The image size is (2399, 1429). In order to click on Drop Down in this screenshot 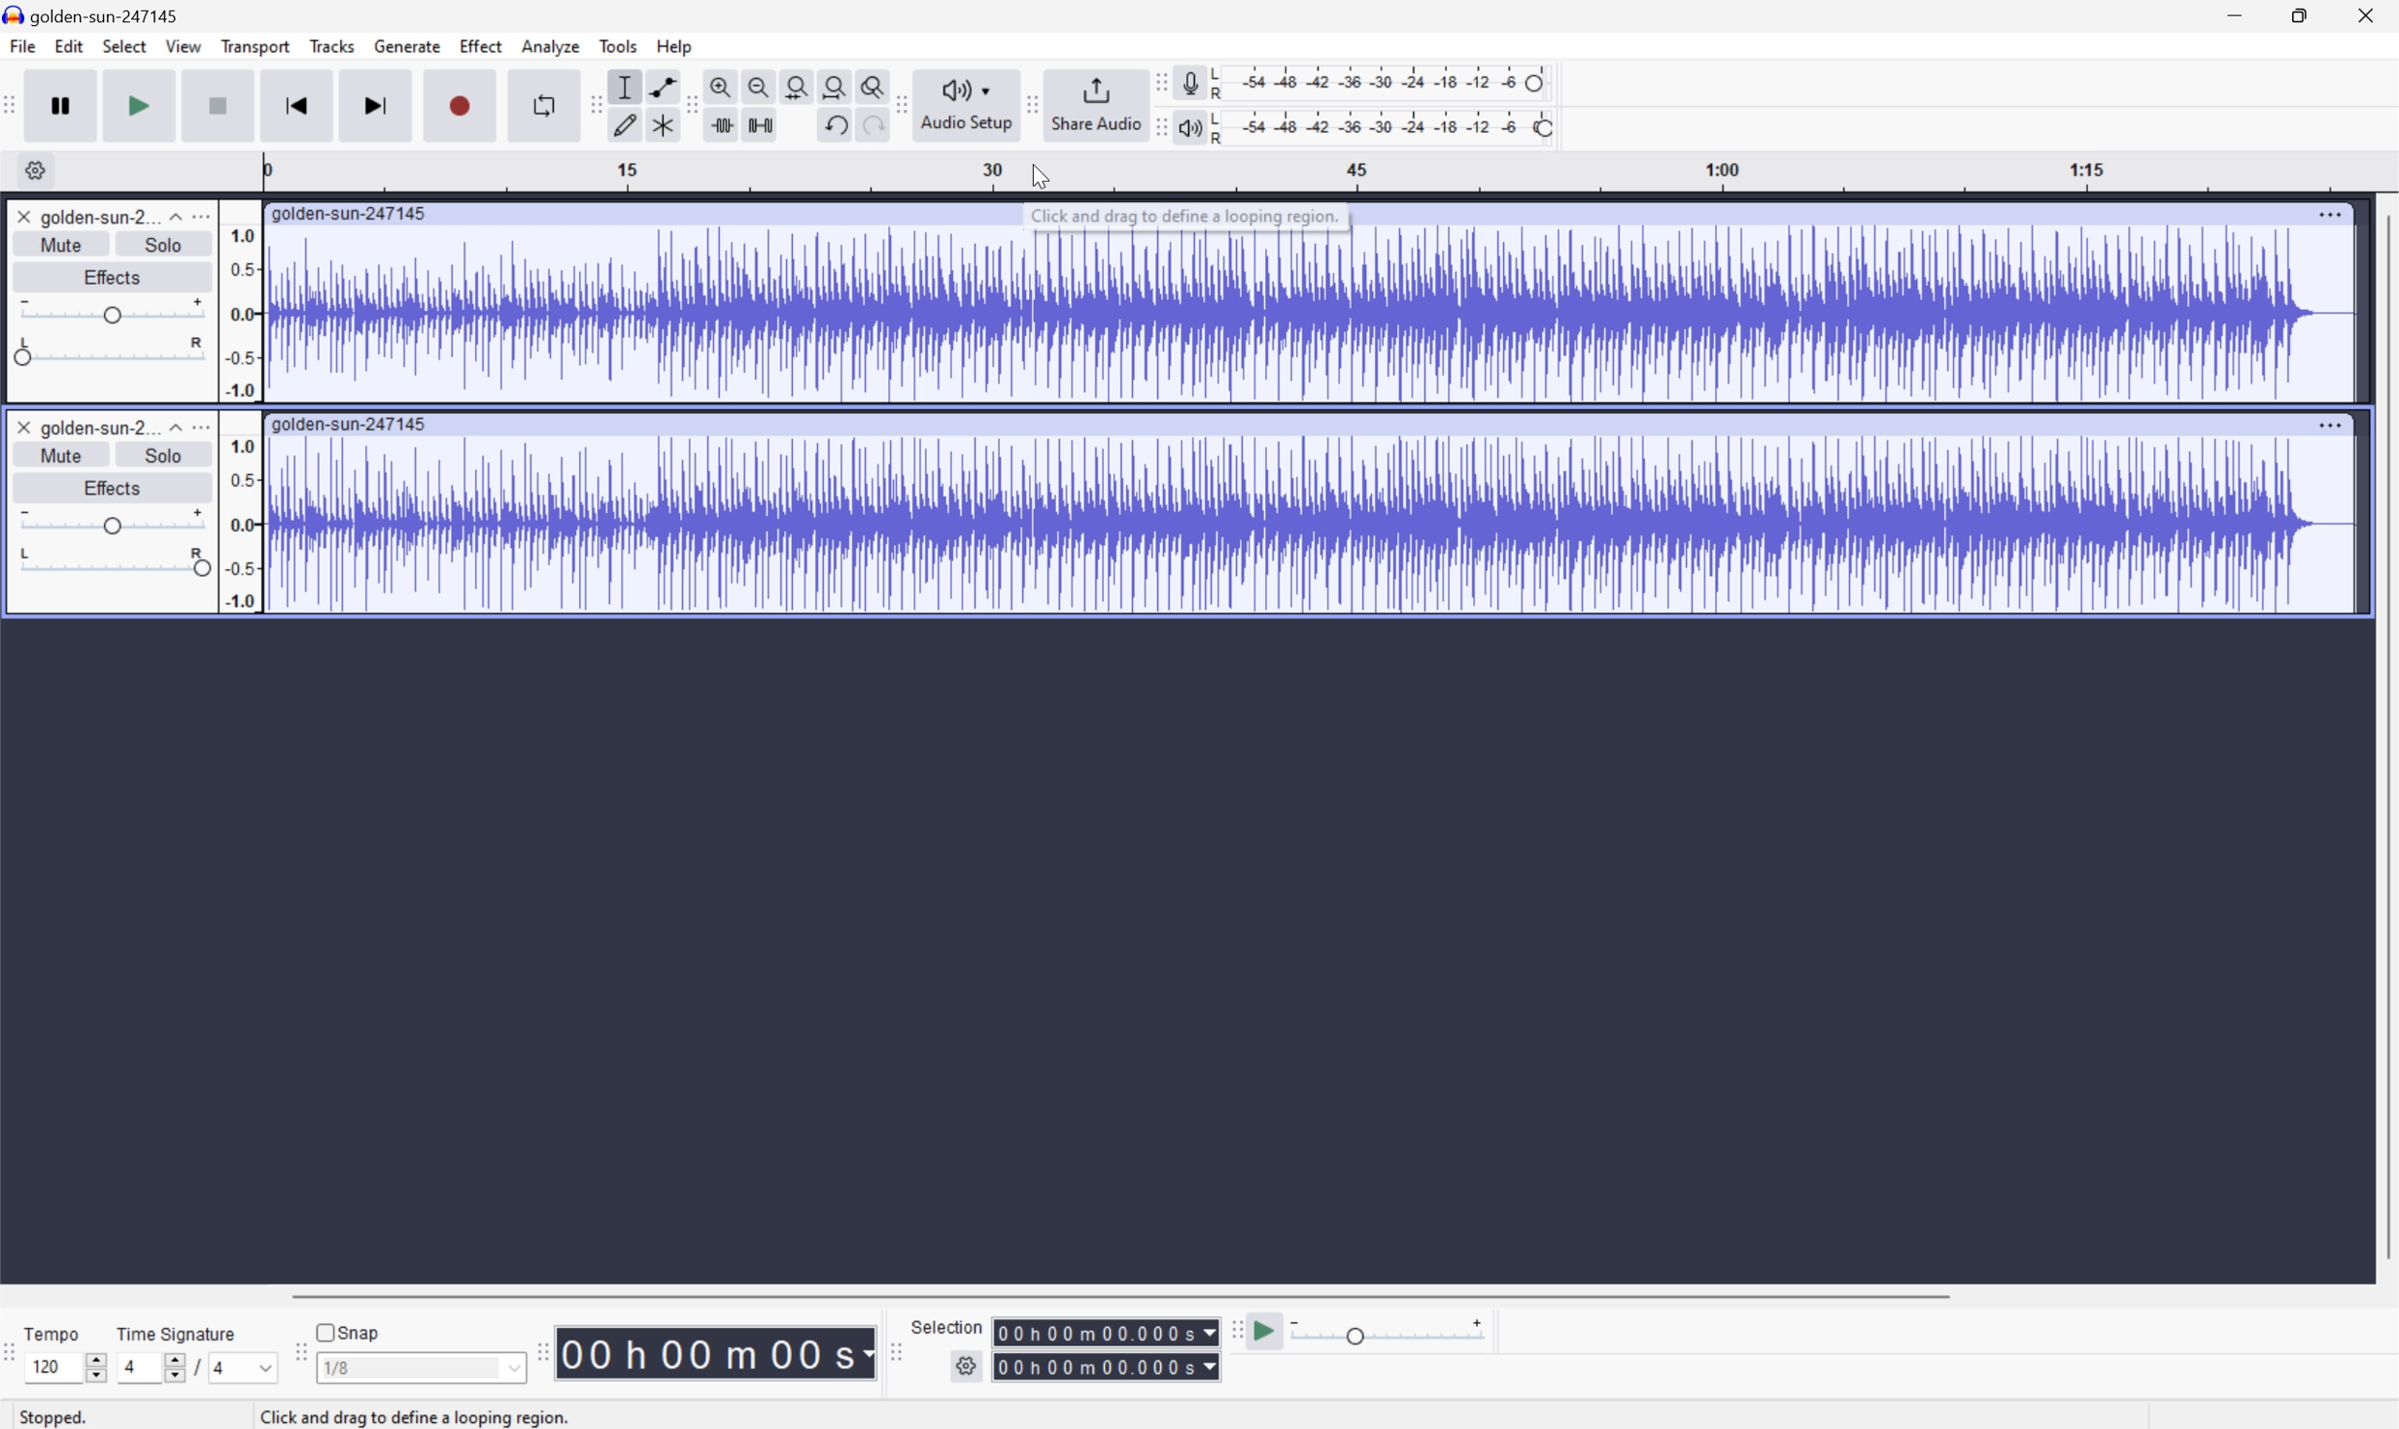, I will do `click(170, 430)`.